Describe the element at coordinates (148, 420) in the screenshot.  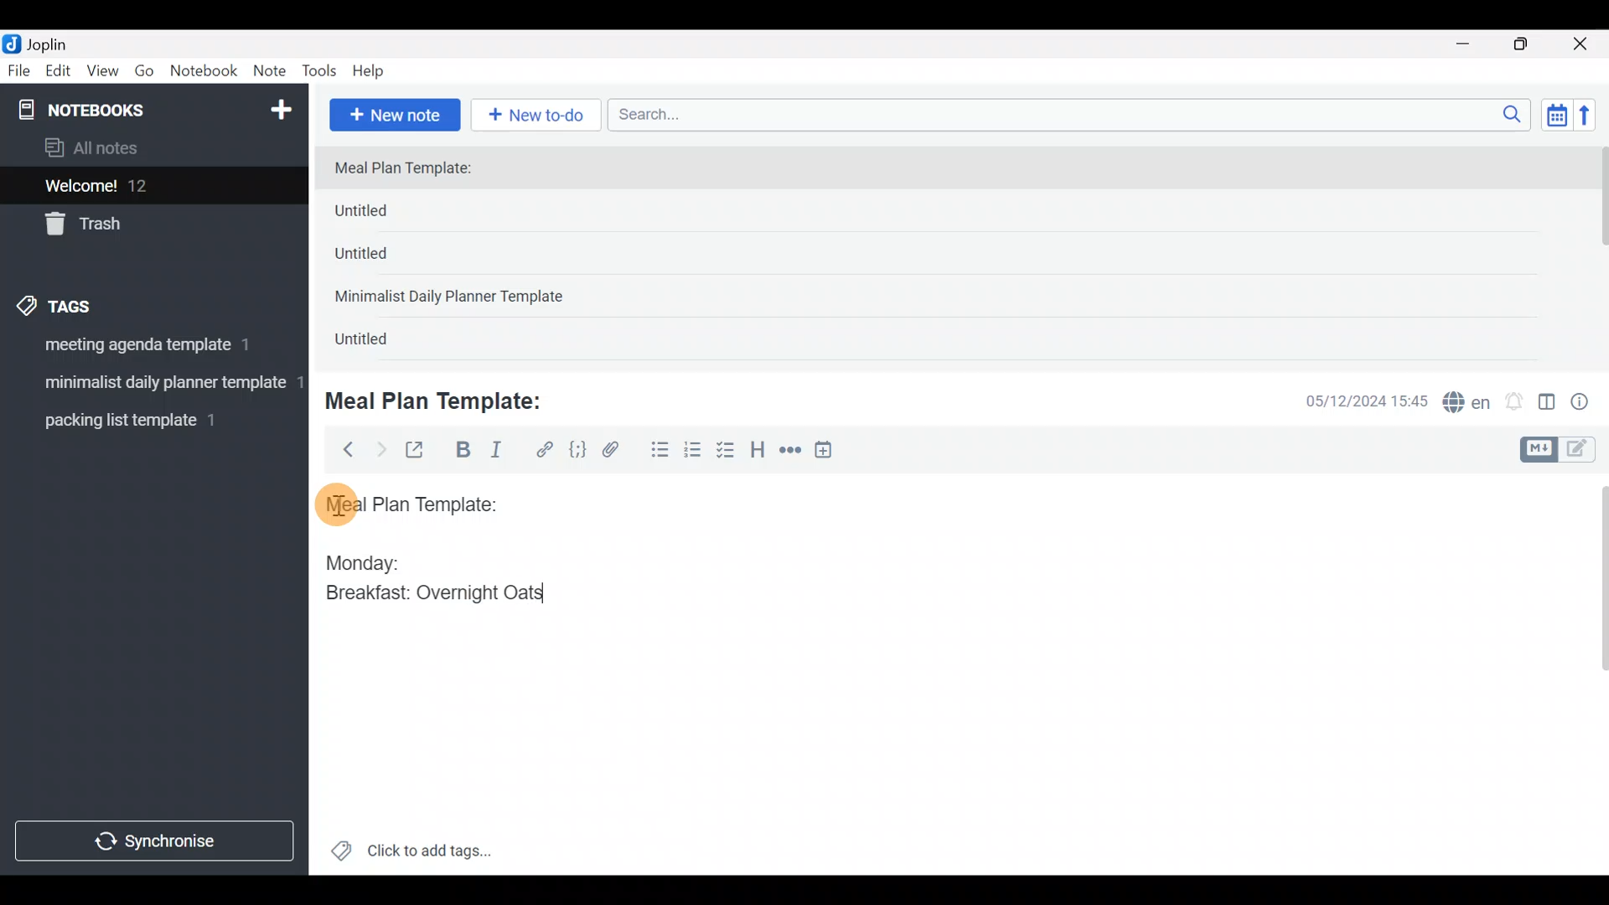
I see `Tag 3` at that location.